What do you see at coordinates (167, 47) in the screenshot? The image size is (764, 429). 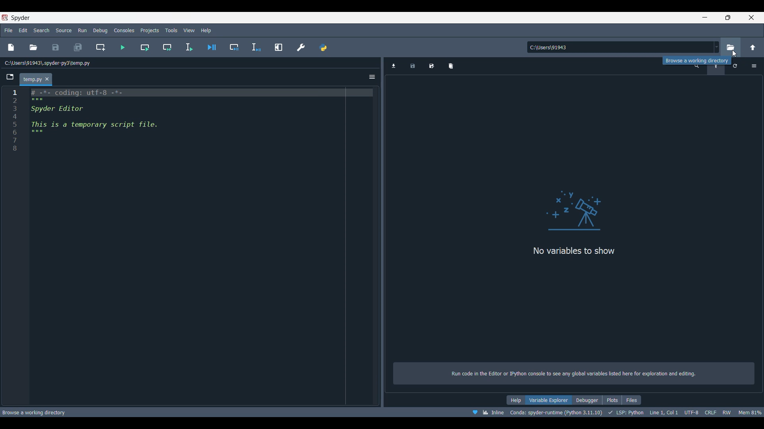 I see `Run current cell and go to next one` at bounding box center [167, 47].